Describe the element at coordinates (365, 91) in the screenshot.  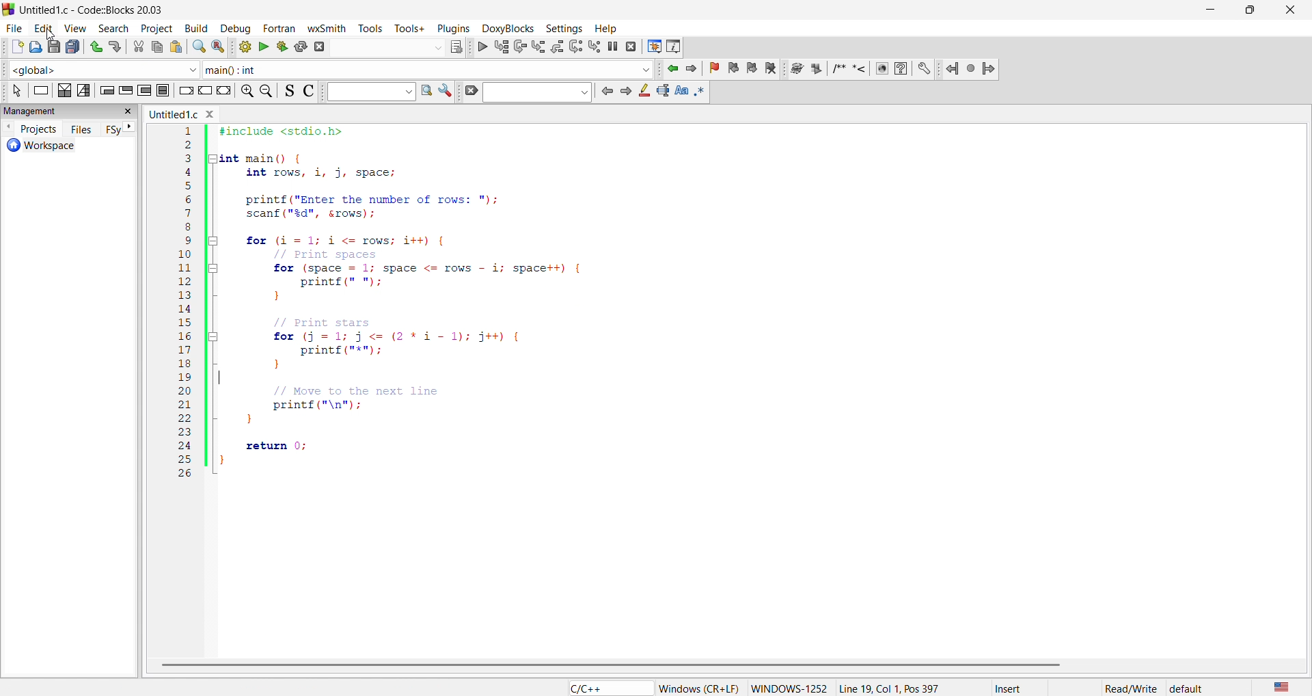
I see `search box` at that location.